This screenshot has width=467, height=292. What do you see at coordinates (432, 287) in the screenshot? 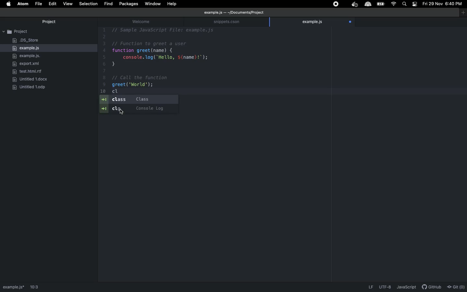
I see `description` at bounding box center [432, 287].